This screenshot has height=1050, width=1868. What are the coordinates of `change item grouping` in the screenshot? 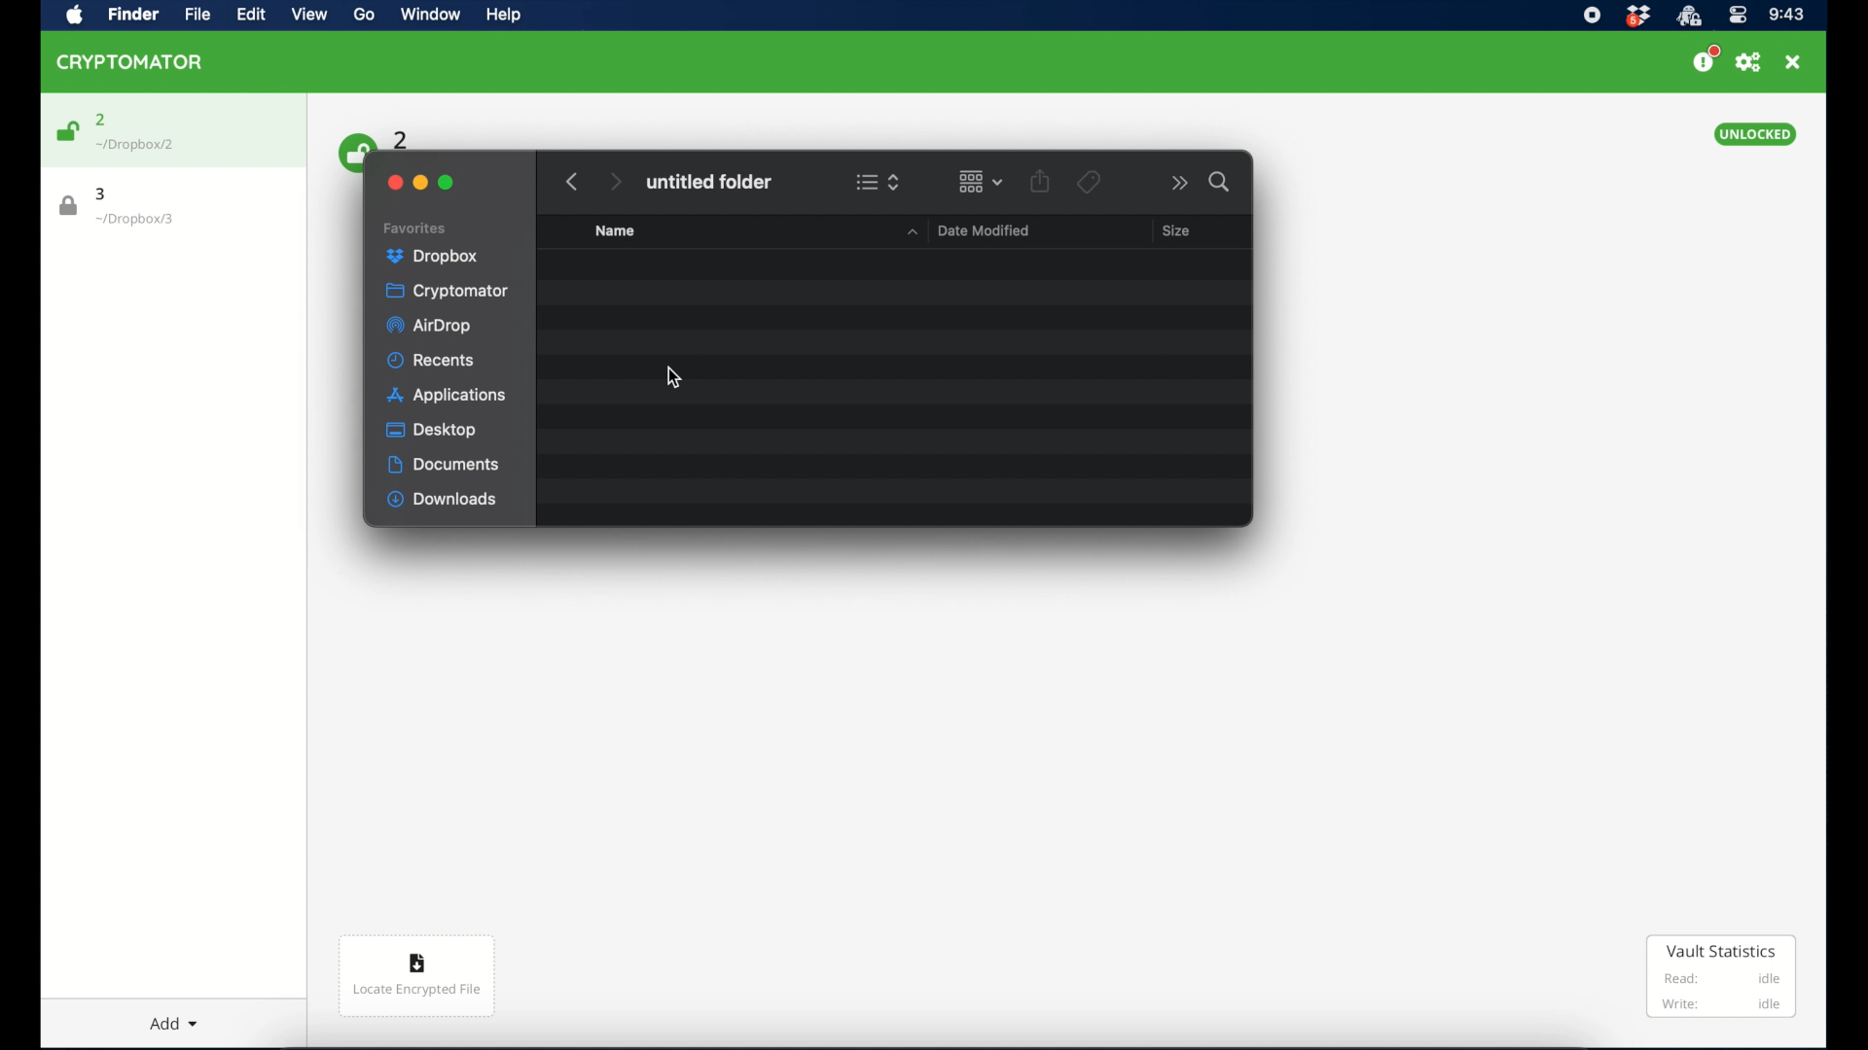 It's located at (982, 181).